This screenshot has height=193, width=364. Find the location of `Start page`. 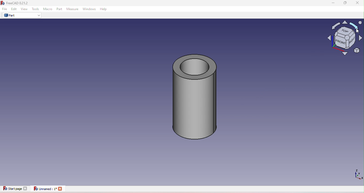

Start page is located at coordinates (15, 189).